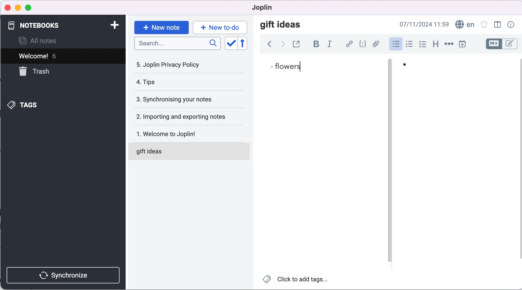 This screenshot has width=522, height=290. Describe the element at coordinates (183, 152) in the screenshot. I see `gift ideas note` at that location.